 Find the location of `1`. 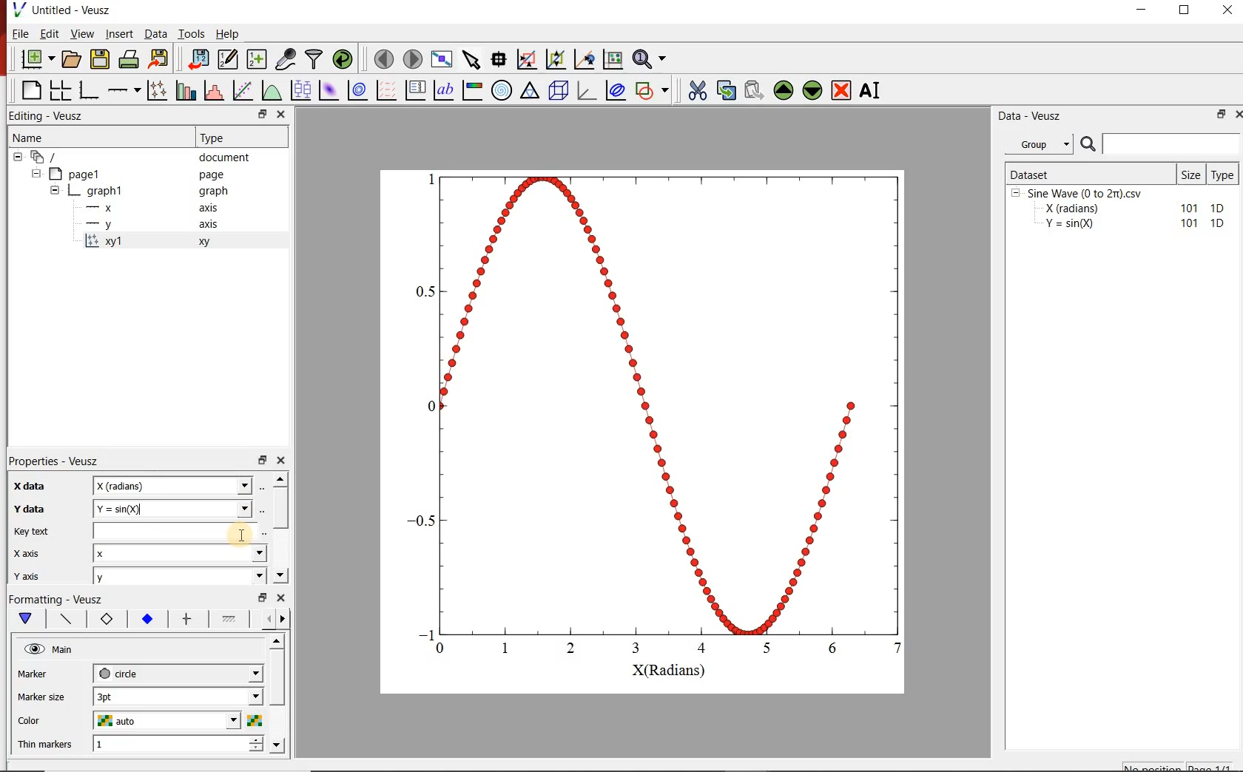

1 is located at coordinates (178, 745).